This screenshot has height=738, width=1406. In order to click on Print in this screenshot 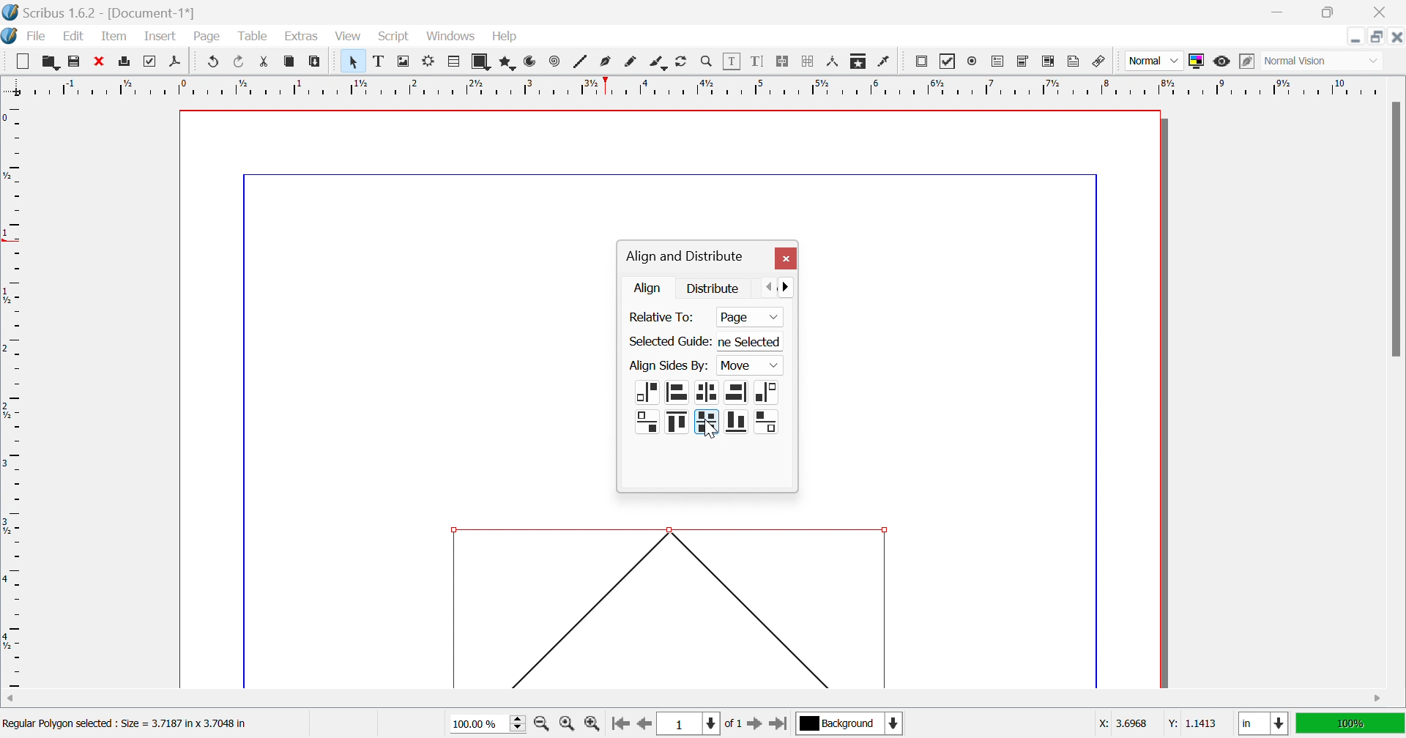, I will do `click(126, 61)`.